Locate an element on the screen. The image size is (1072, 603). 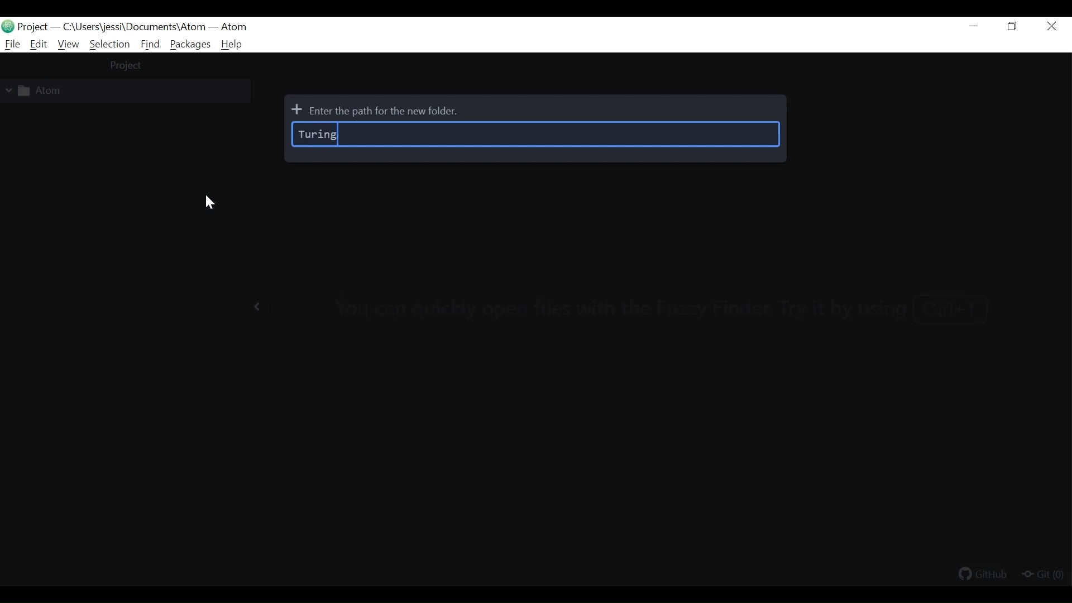
Selection is located at coordinates (109, 44).